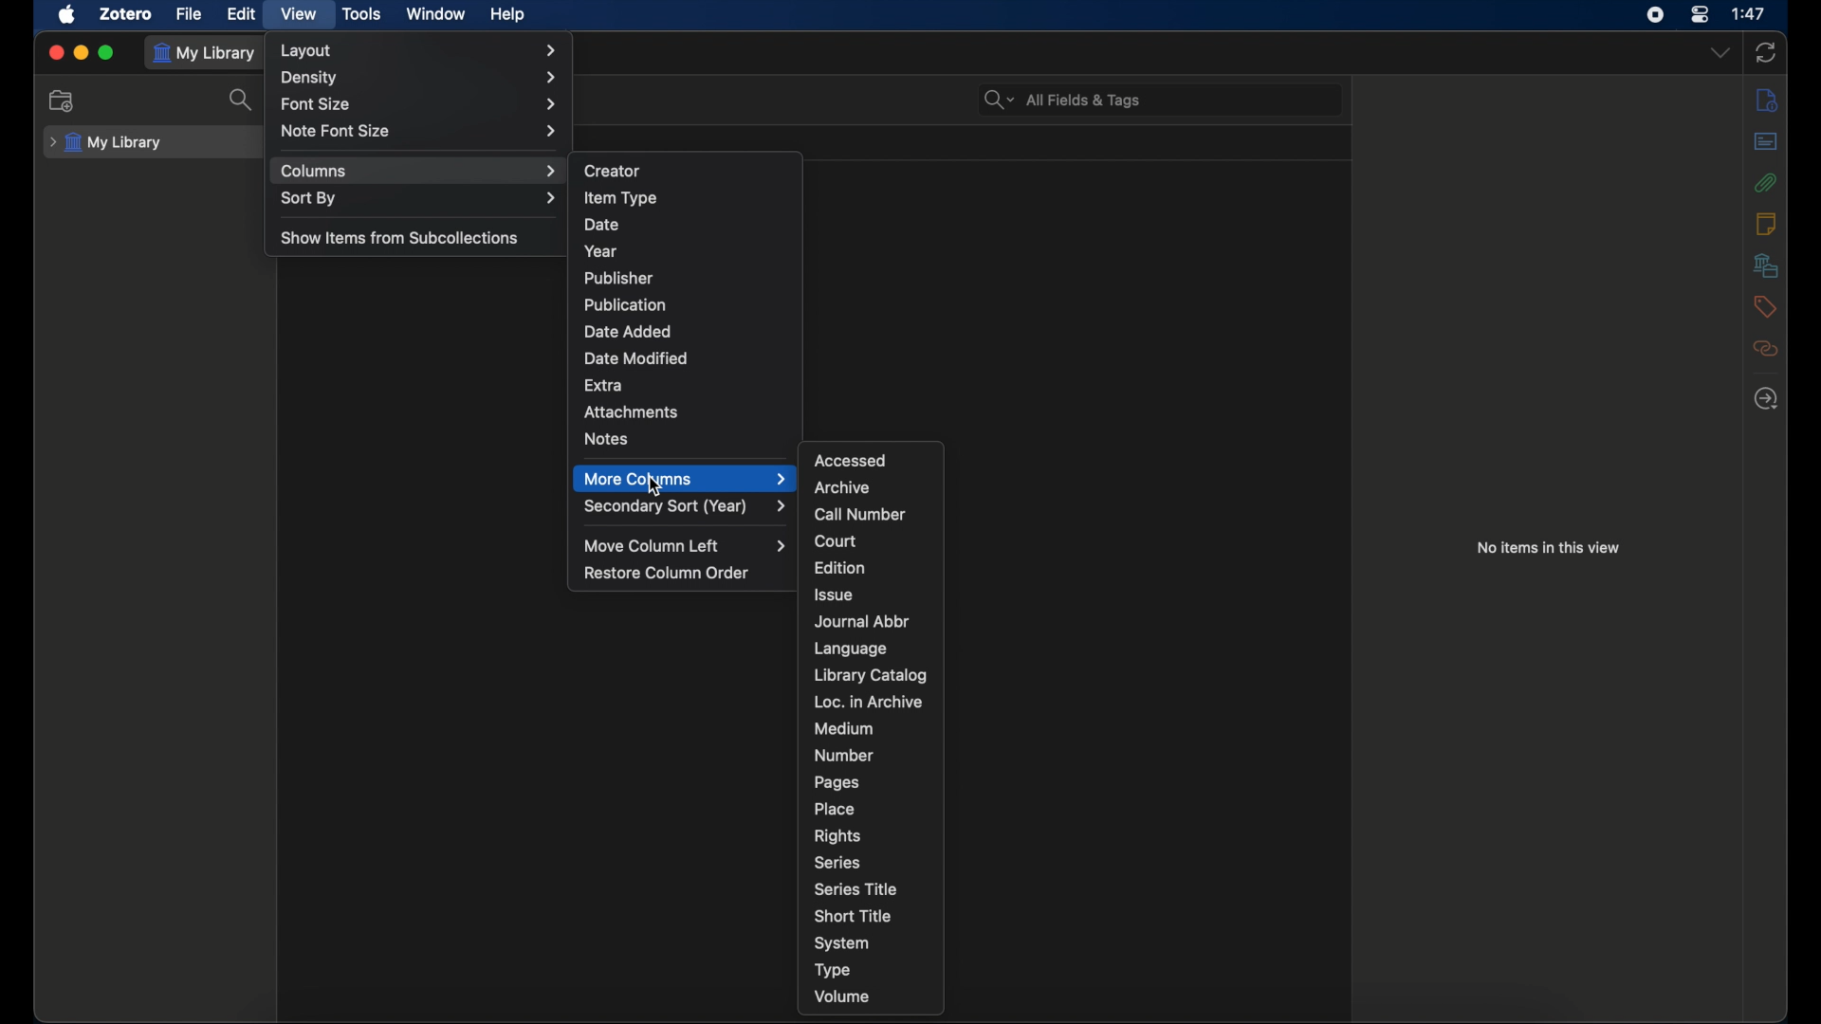  I want to click on new collection, so click(64, 101).